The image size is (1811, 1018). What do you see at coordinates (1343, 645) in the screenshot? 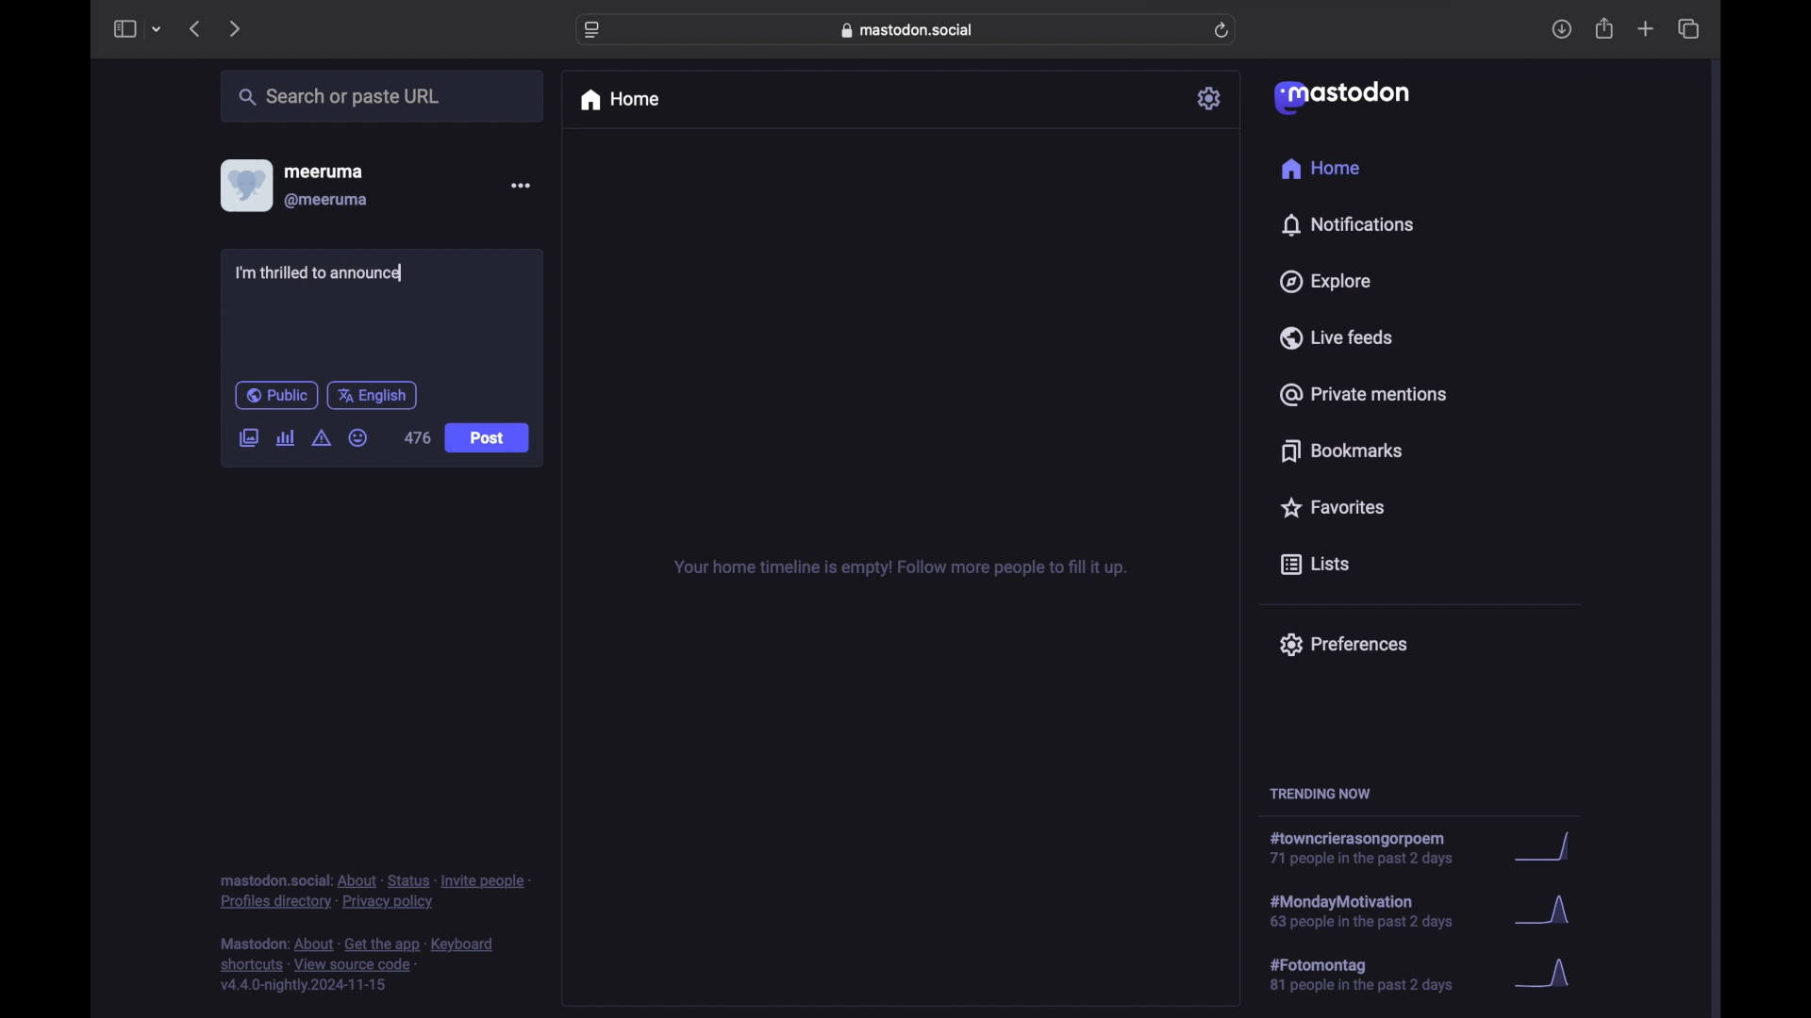
I see `preferences` at bounding box center [1343, 645].